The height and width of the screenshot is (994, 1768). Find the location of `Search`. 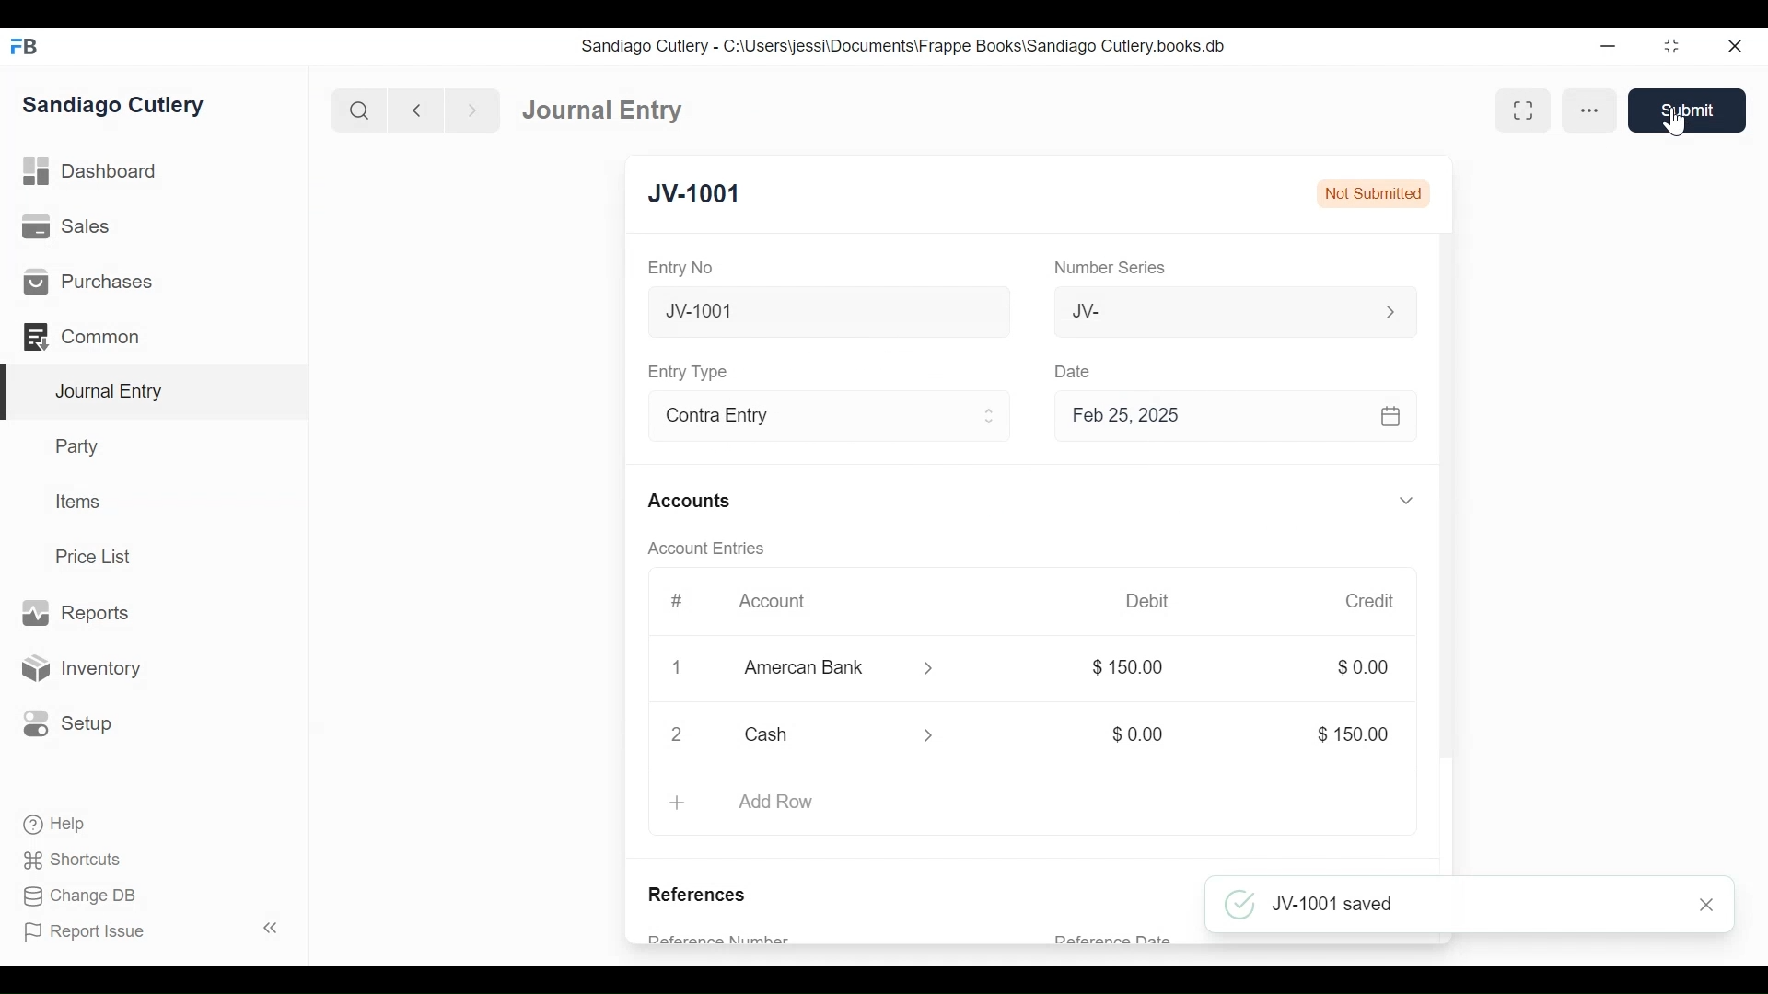

Search is located at coordinates (360, 110).